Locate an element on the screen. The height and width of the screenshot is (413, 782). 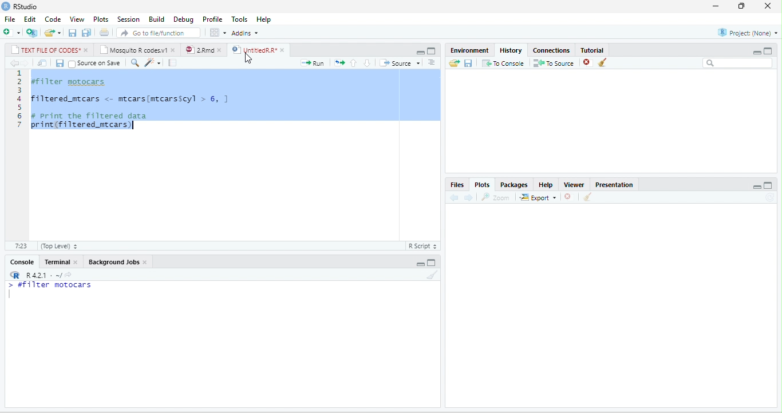
Presentation is located at coordinates (614, 185).